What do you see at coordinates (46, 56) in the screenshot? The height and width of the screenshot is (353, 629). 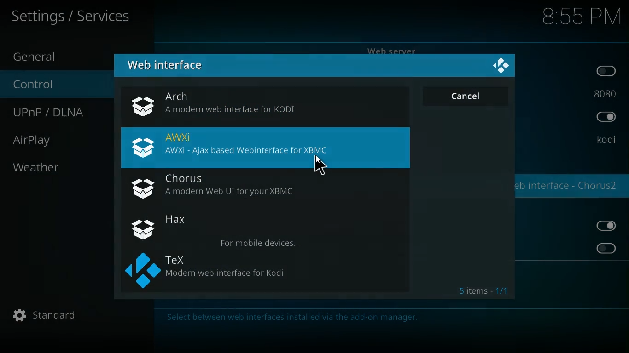 I see `General` at bounding box center [46, 56].